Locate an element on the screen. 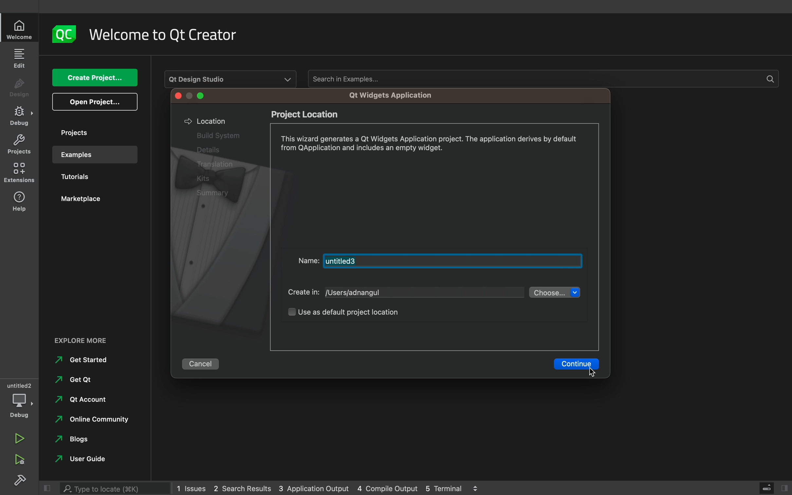 Image resolution: width=792 pixels, height=495 pixels. Choose destination is located at coordinates (554, 293).